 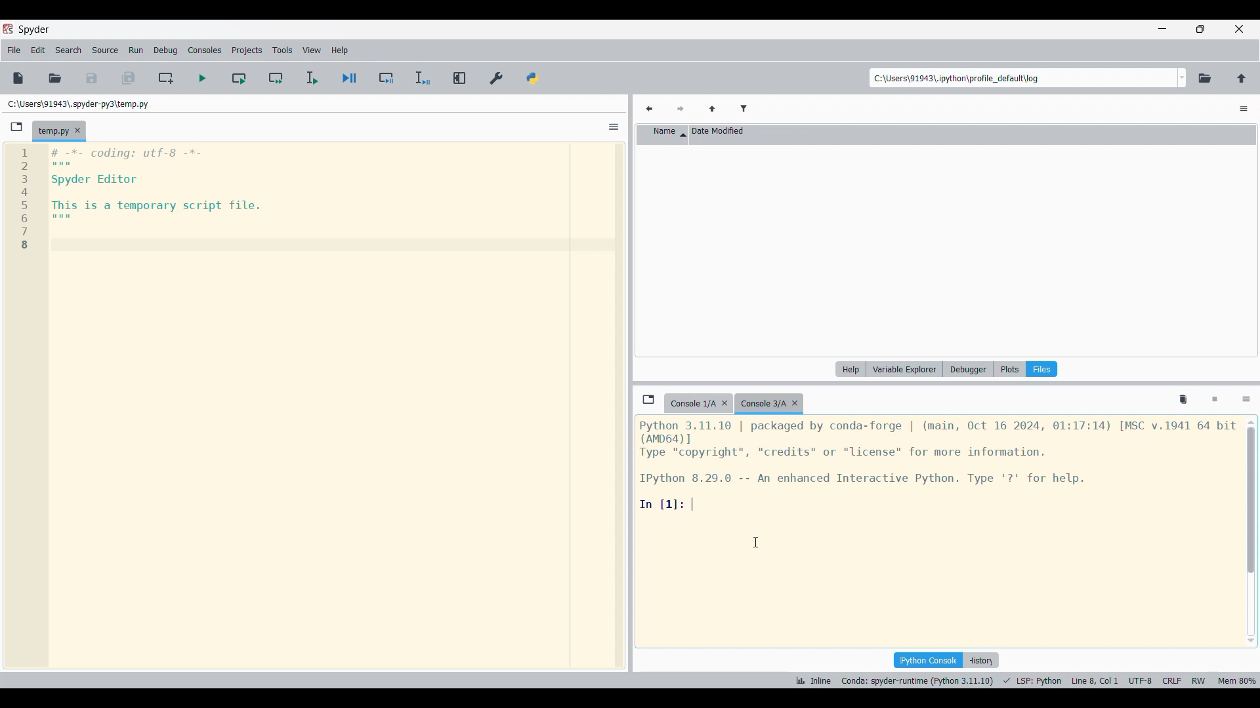 What do you see at coordinates (850, 369) in the screenshot?
I see `Help` at bounding box center [850, 369].